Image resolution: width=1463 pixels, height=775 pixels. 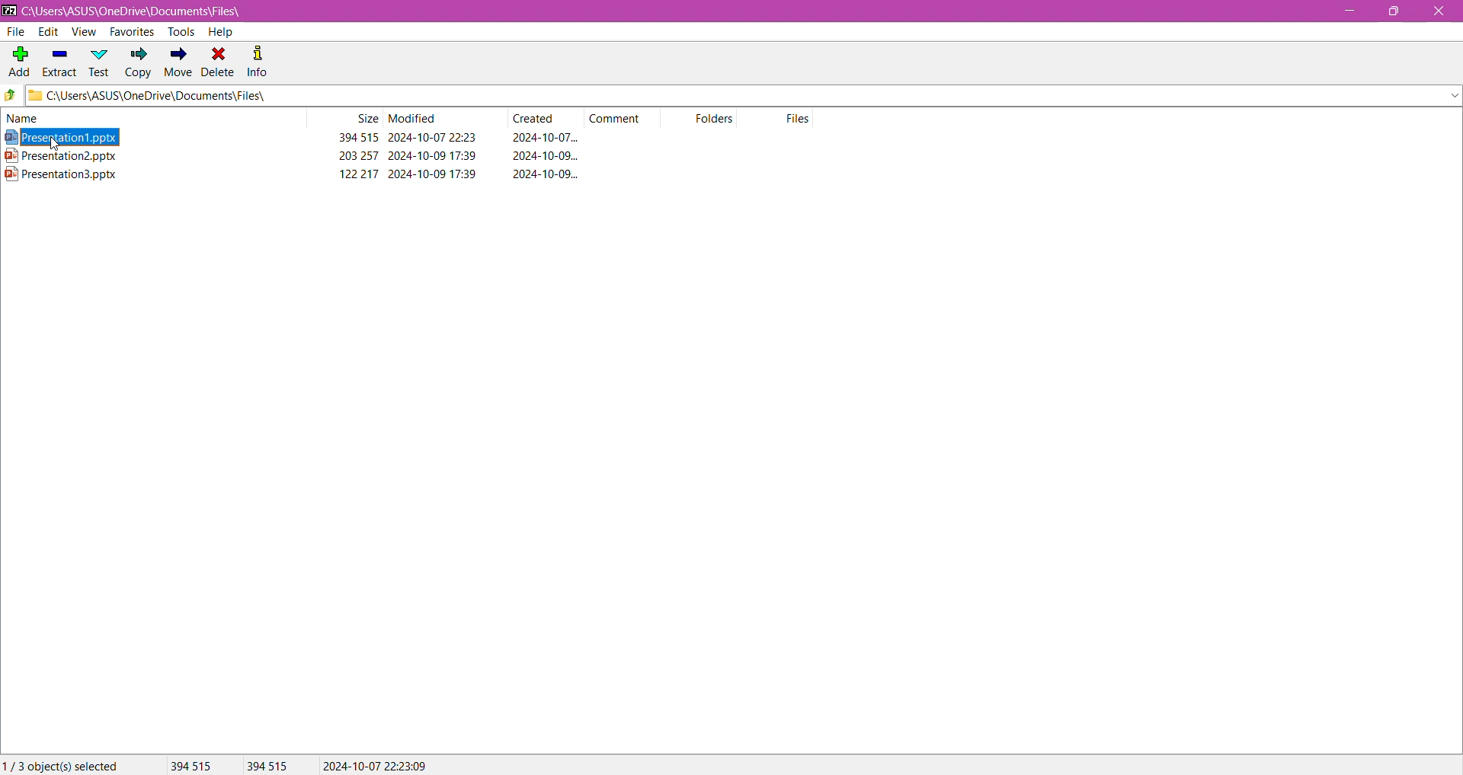 What do you see at coordinates (304, 155) in the screenshot?
I see `Presentation2.pptx 203257 2024-10-09 17:39 2024-10-09...` at bounding box center [304, 155].